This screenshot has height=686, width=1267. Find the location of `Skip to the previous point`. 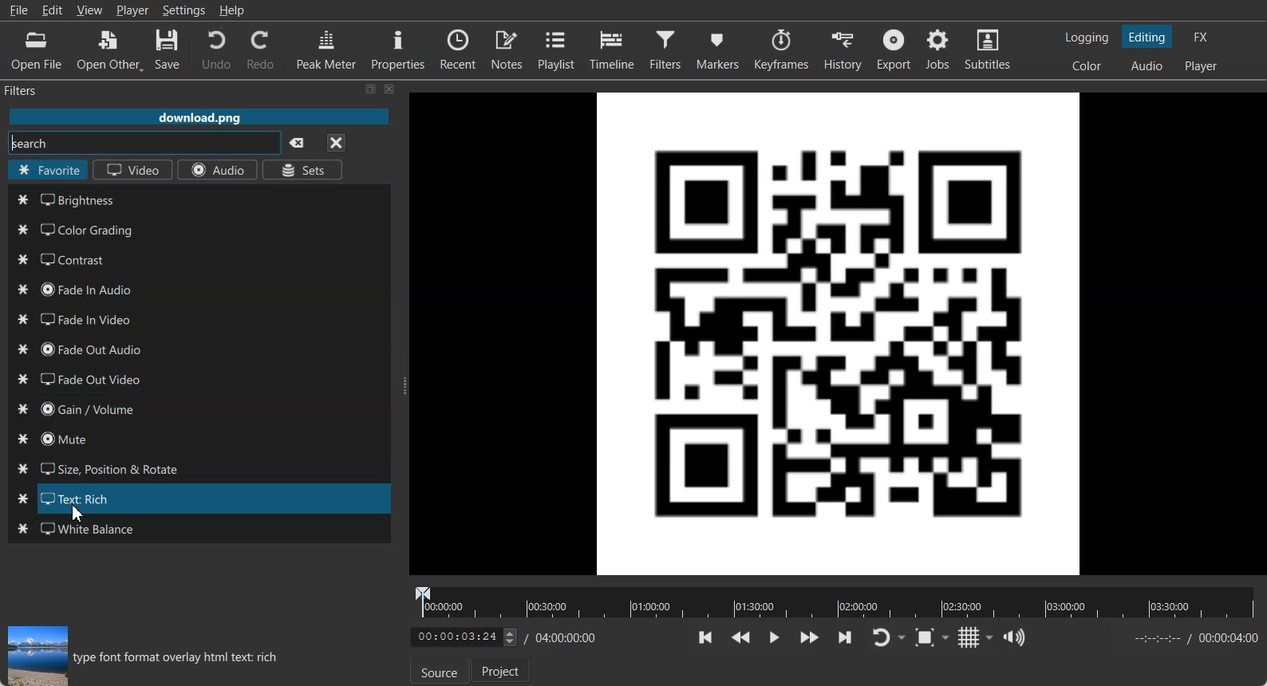

Skip to the previous point is located at coordinates (706, 637).